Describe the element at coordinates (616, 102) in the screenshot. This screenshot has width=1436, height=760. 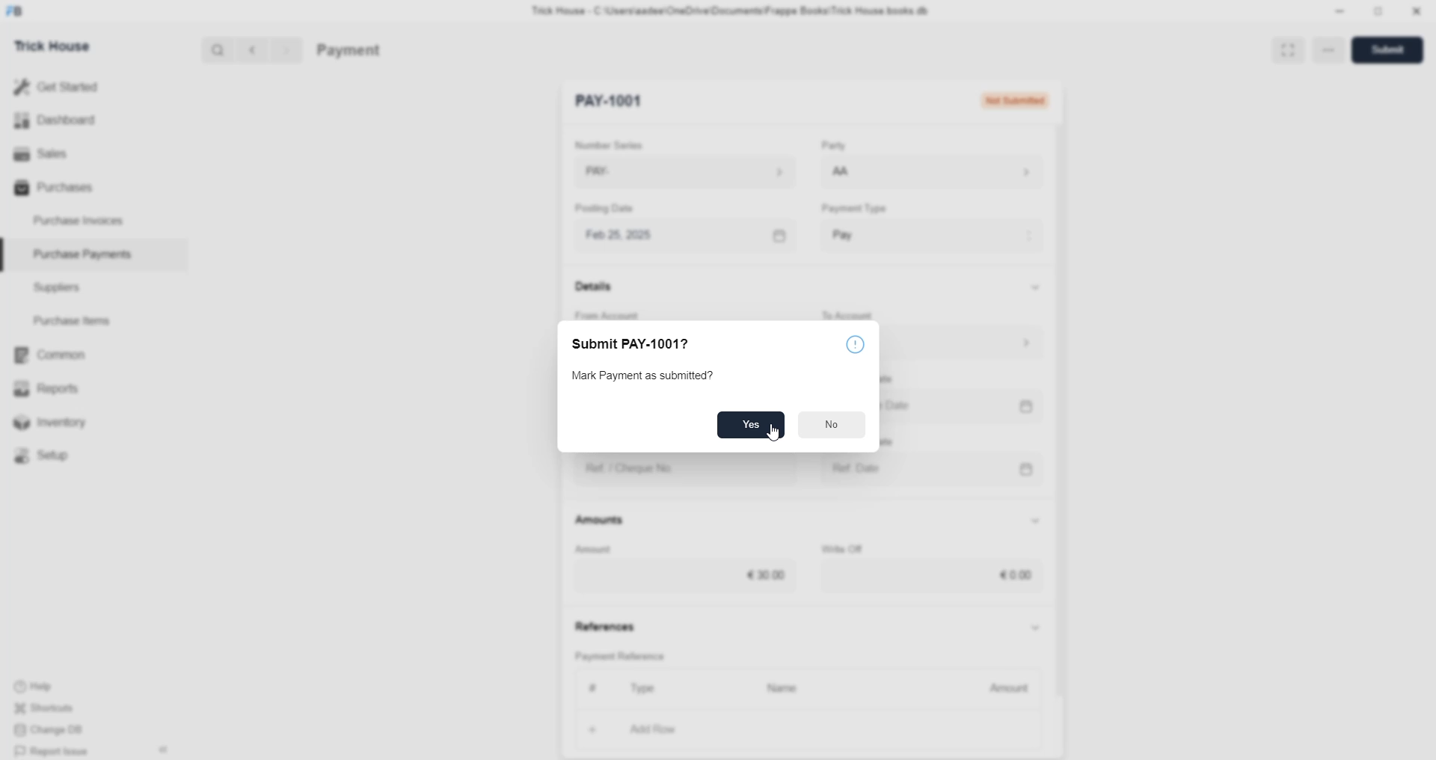
I see `New Entry` at that location.